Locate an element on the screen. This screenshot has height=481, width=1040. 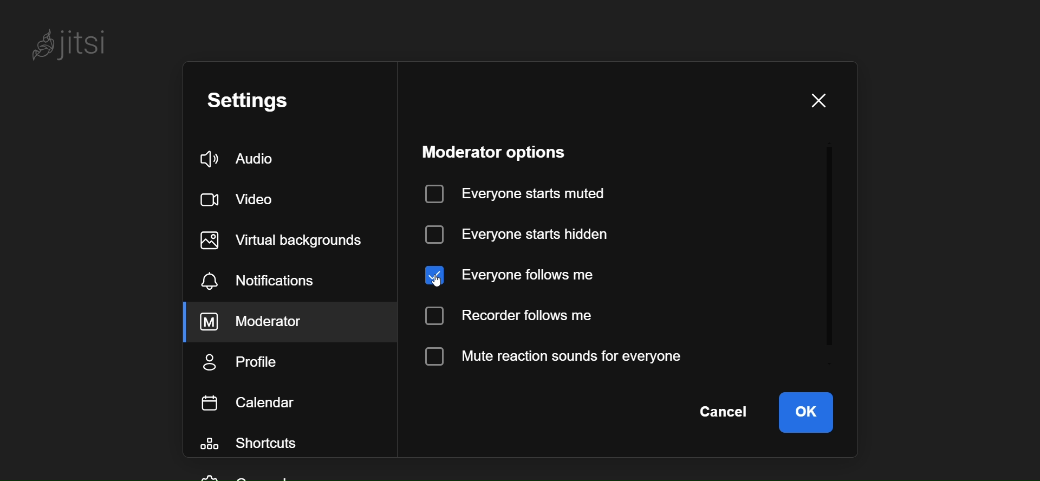
moderator is located at coordinates (267, 322).